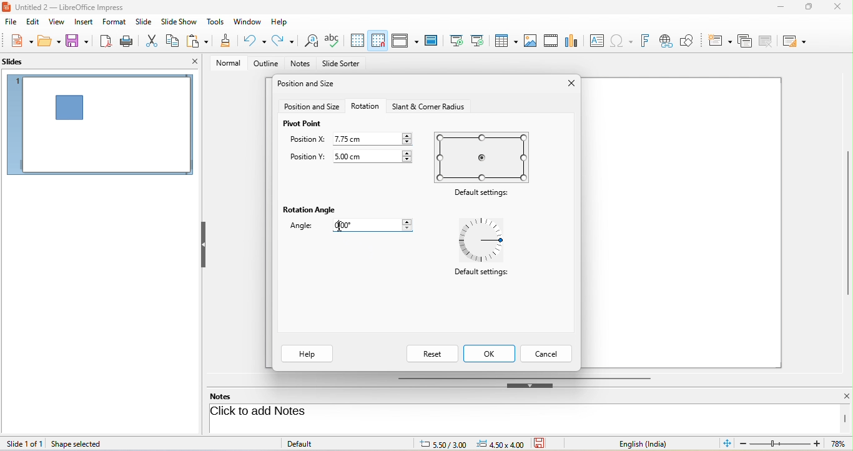  Describe the element at coordinates (769, 41) in the screenshot. I see `delete slide` at that location.